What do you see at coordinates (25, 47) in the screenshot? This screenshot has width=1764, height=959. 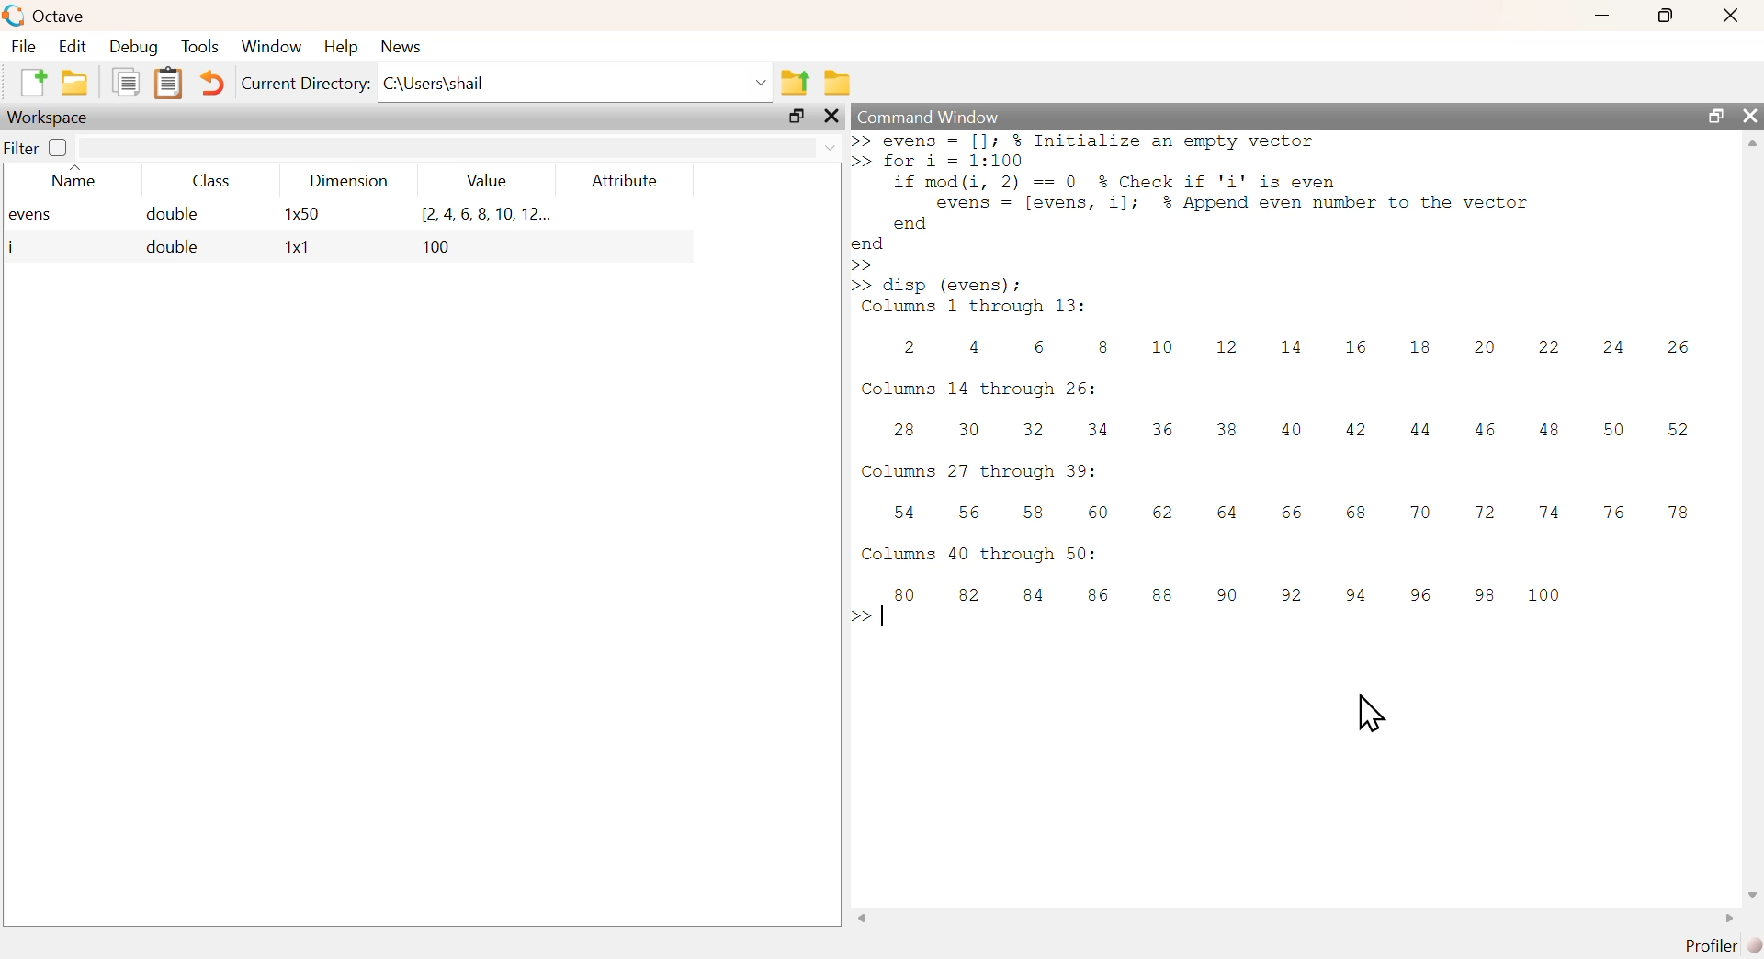 I see `file` at bounding box center [25, 47].